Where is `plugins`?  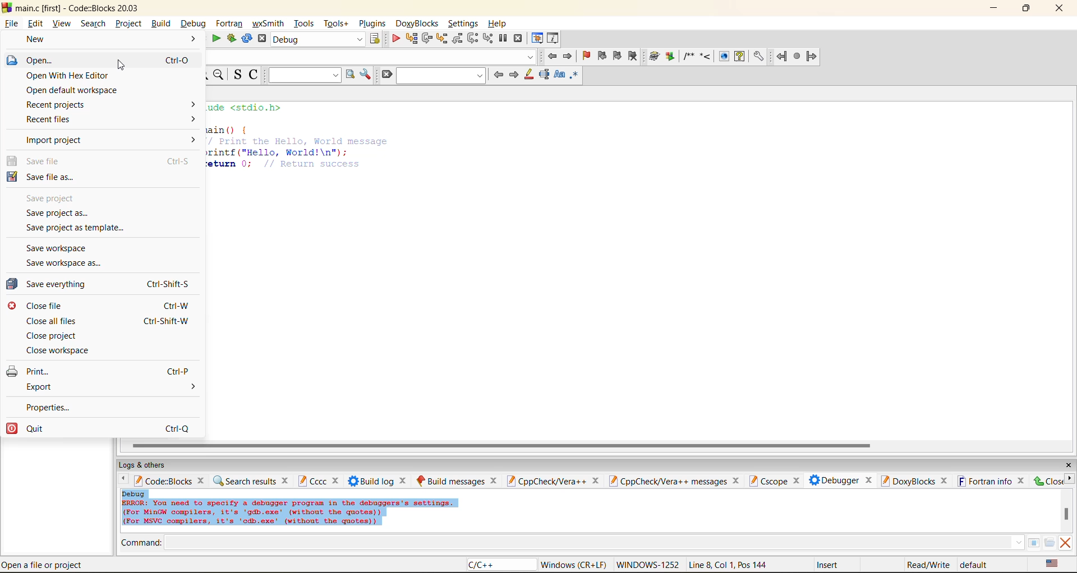
plugins is located at coordinates (374, 24).